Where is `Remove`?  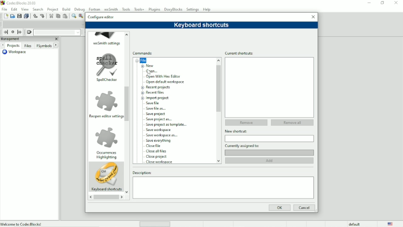 Remove is located at coordinates (245, 123).